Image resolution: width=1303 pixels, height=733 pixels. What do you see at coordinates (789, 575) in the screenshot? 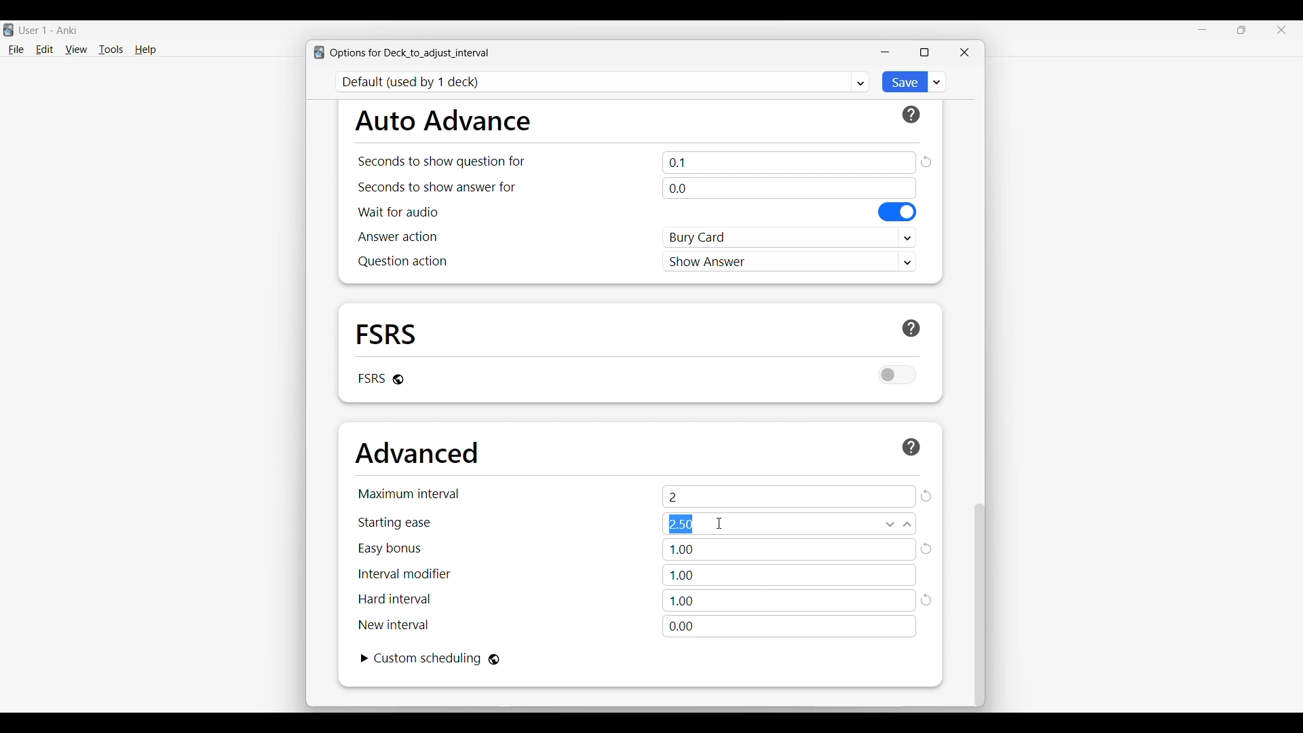
I see `1.00` at bounding box center [789, 575].